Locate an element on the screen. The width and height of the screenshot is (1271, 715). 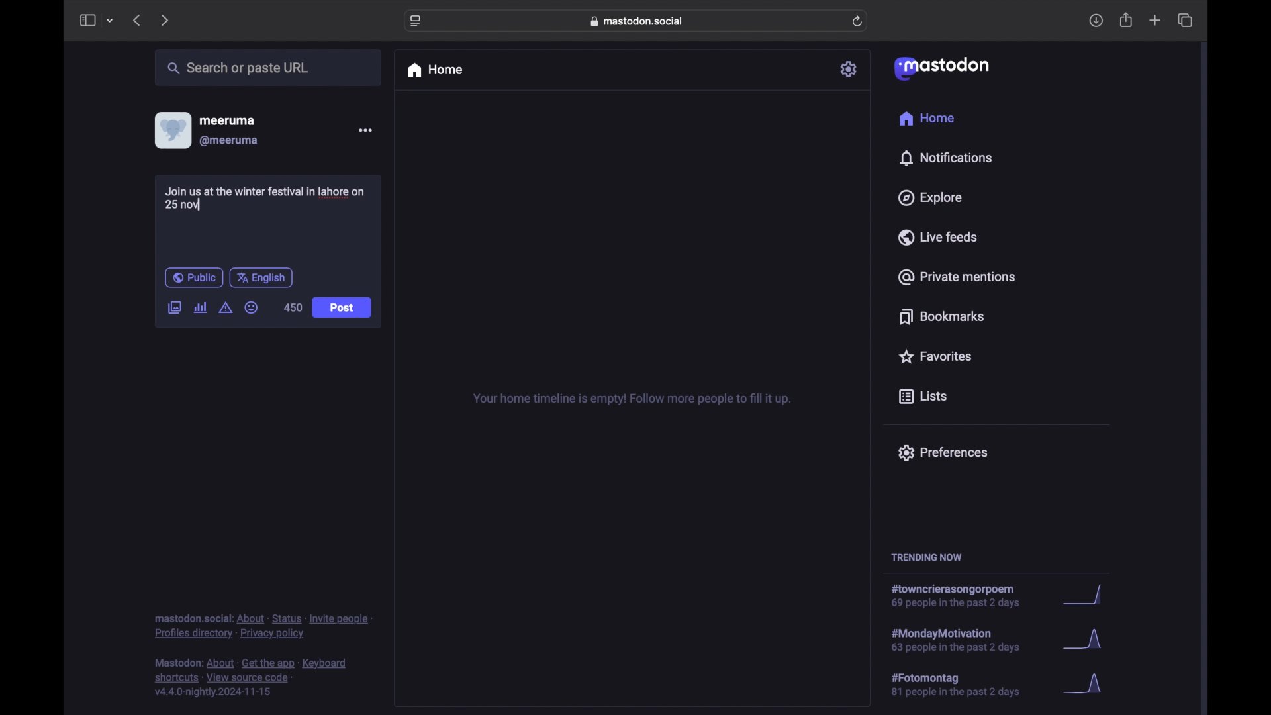
@meeruma is located at coordinates (229, 141).